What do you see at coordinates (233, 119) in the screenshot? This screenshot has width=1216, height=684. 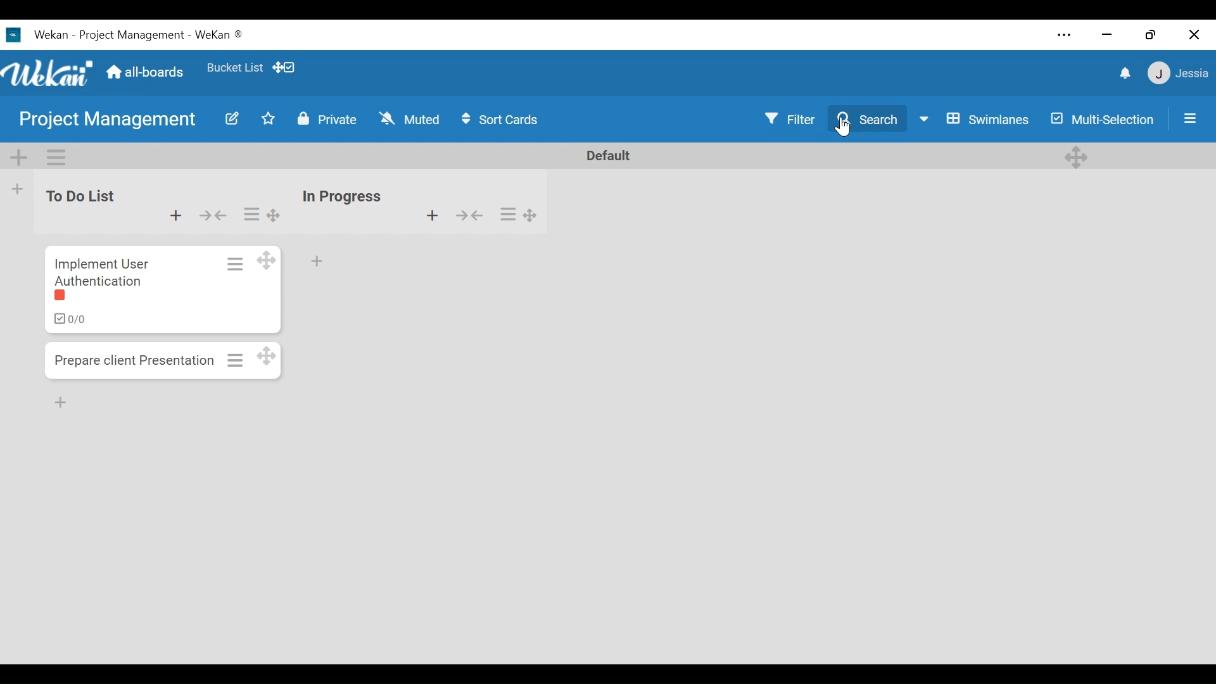 I see `Edit` at bounding box center [233, 119].